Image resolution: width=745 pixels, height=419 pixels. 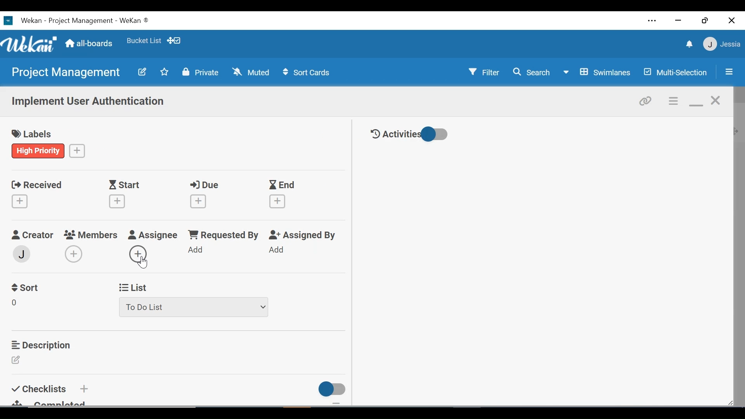 What do you see at coordinates (133, 286) in the screenshot?
I see `List` at bounding box center [133, 286].